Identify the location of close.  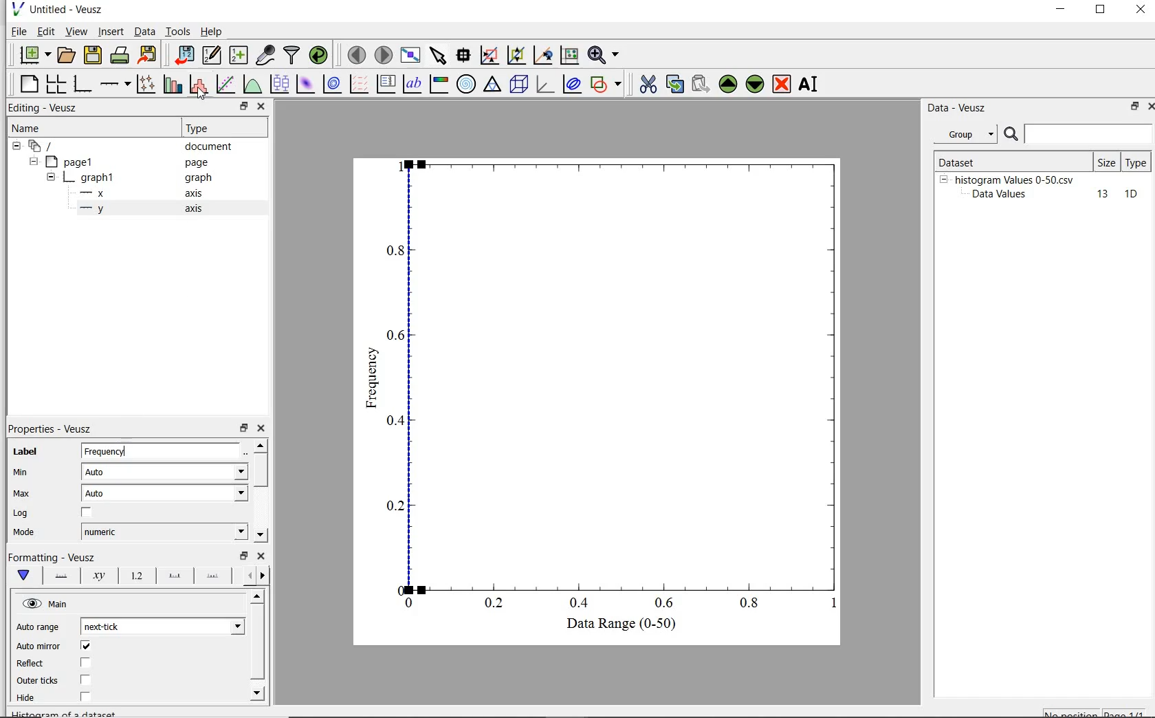
(264, 428).